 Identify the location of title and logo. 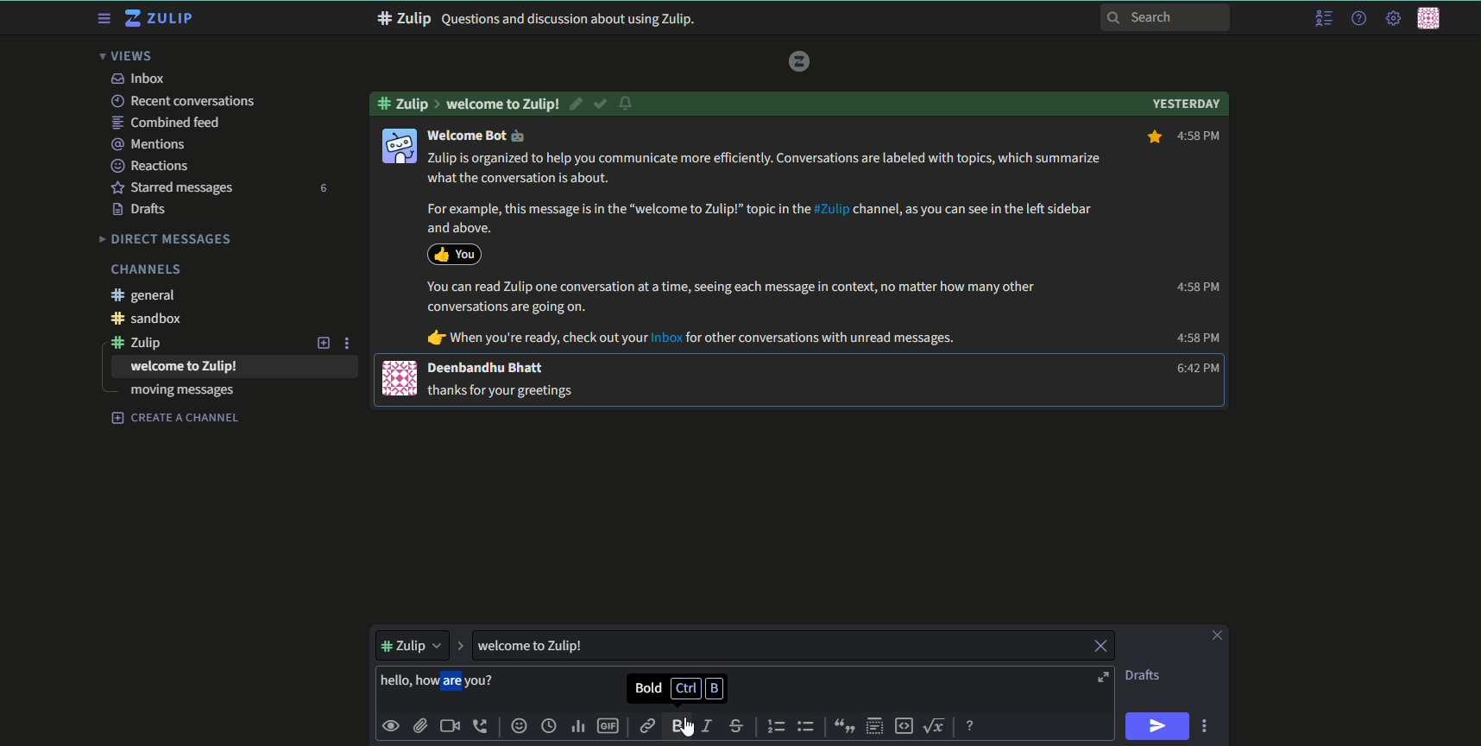
(161, 19).